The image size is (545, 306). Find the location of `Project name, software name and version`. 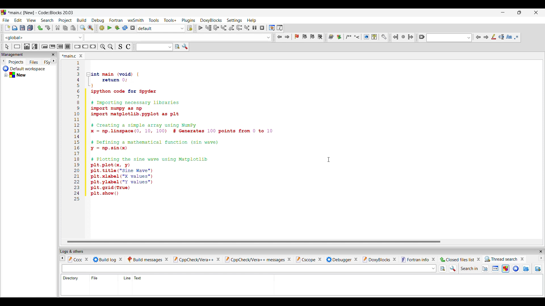

Project name, software name and version is located at coordinates (42, 12).